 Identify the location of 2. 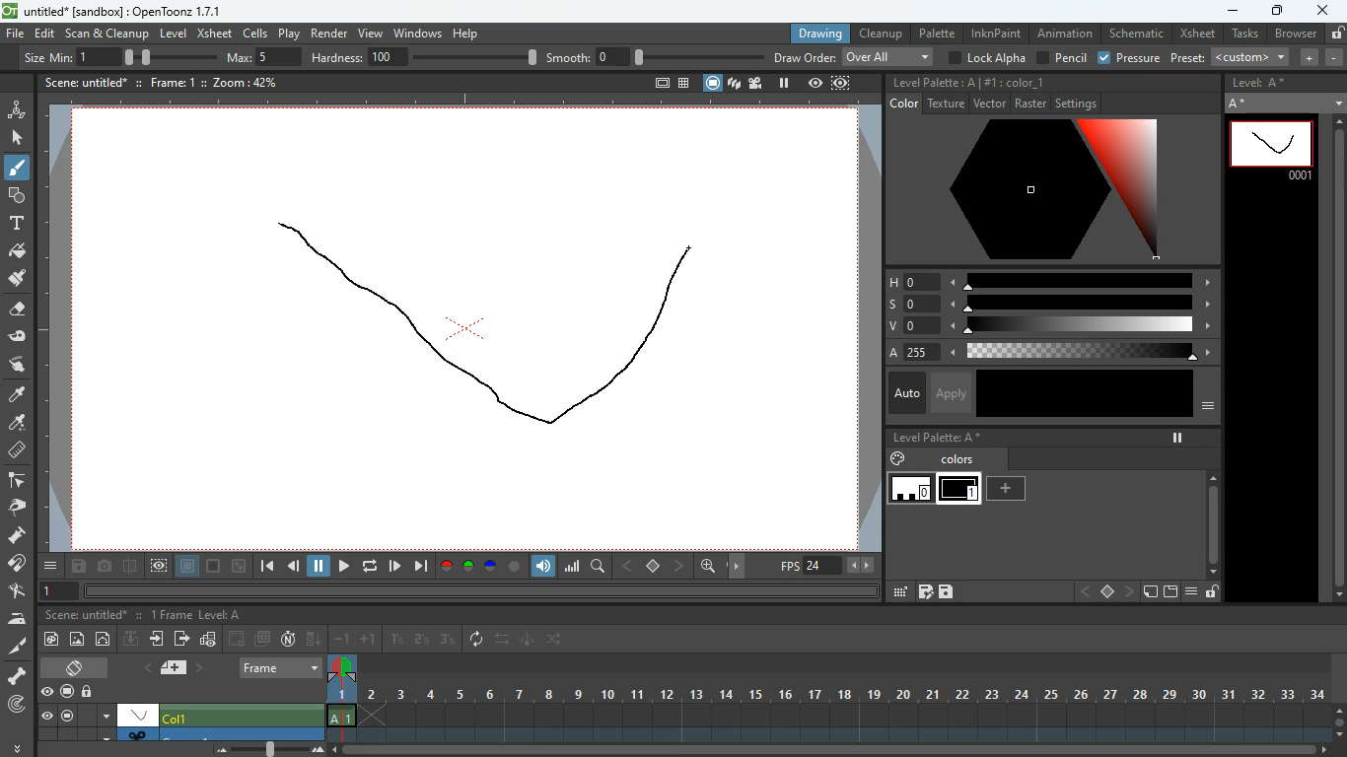
(422, 640).